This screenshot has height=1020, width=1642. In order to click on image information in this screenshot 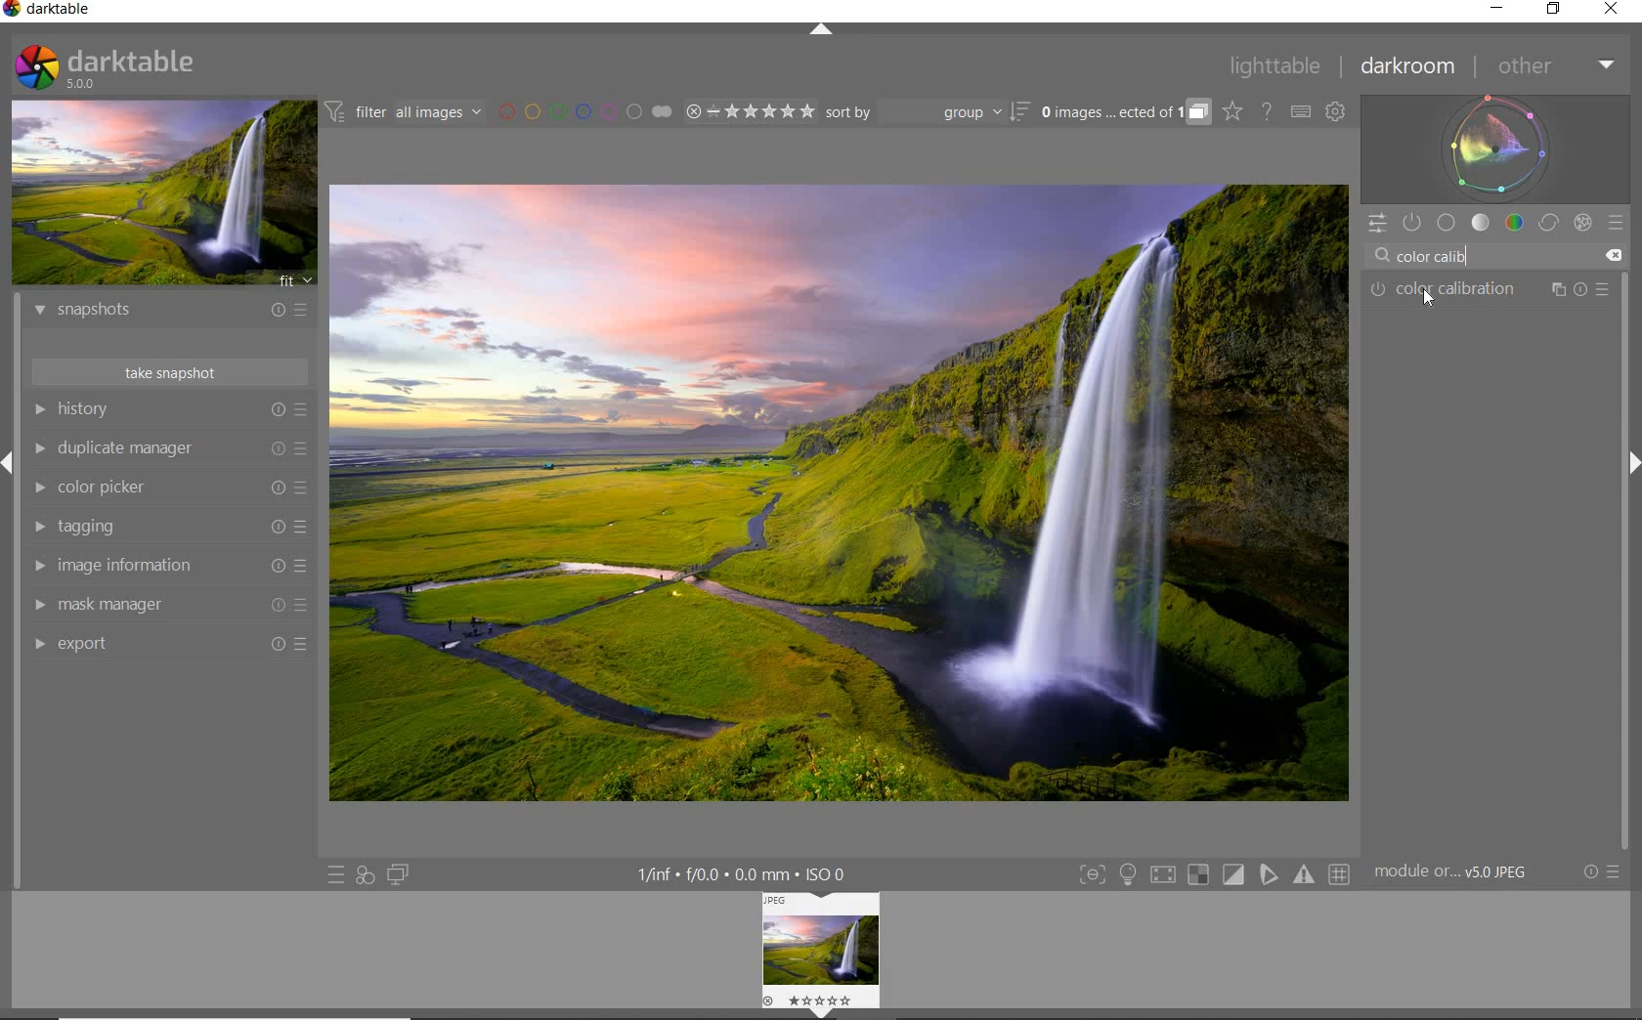, I will do `click(168, 566)`.